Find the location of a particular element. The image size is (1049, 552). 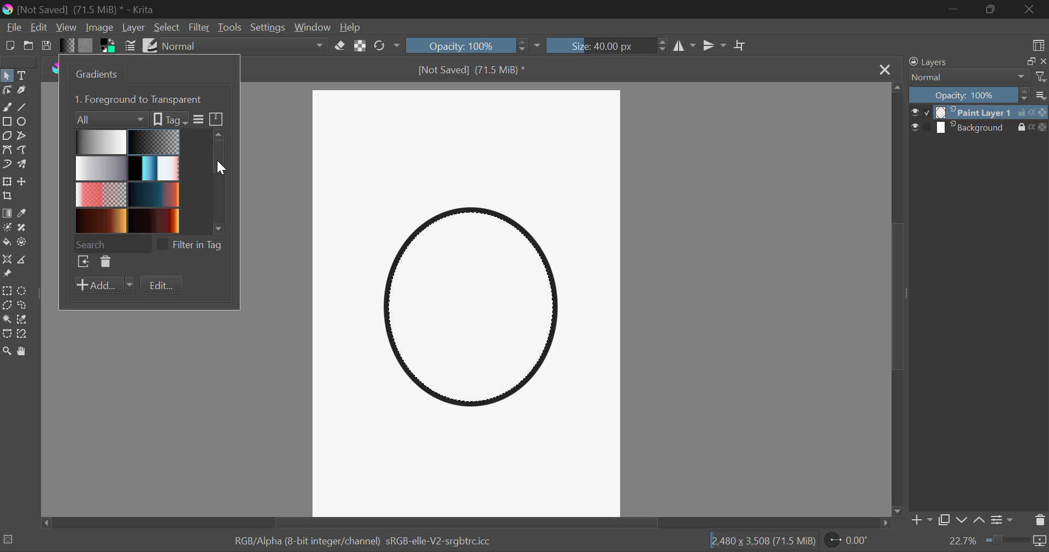

Crop is located at coordinates (8, 197).